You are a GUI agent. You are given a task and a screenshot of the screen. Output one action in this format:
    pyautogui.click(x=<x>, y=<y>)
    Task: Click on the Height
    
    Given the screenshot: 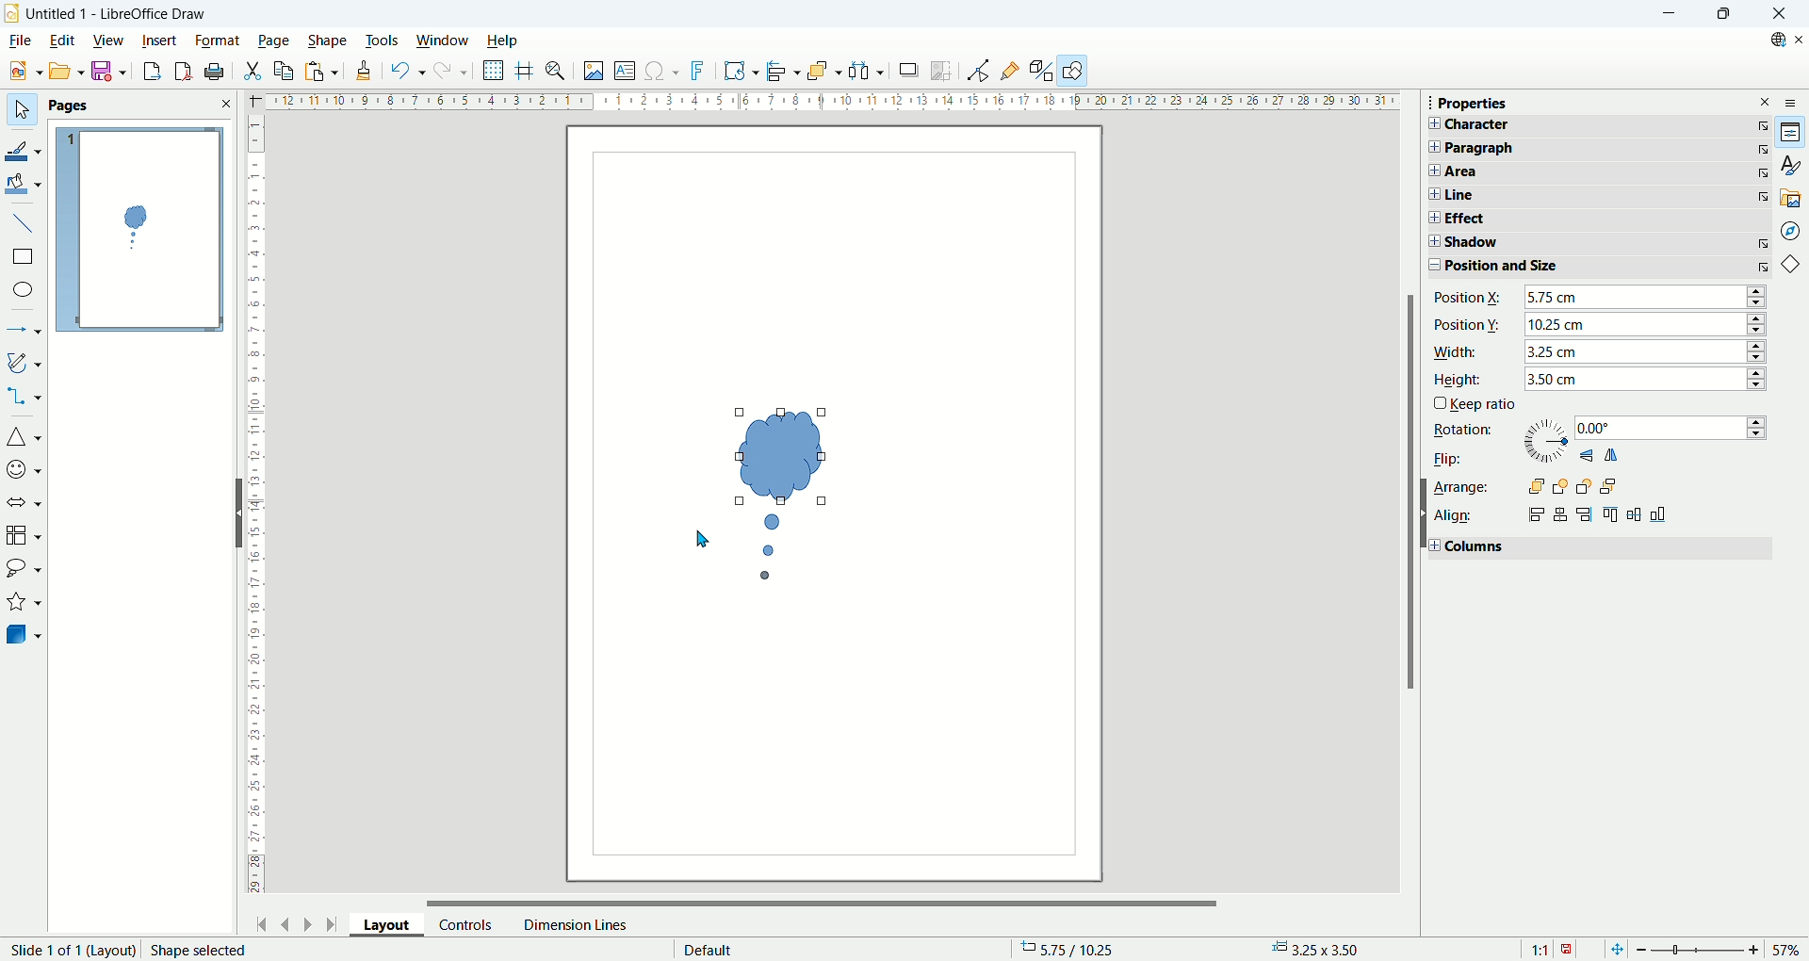 What is the action you would take?
    pyautogui.click(x=1456, y=382)
    